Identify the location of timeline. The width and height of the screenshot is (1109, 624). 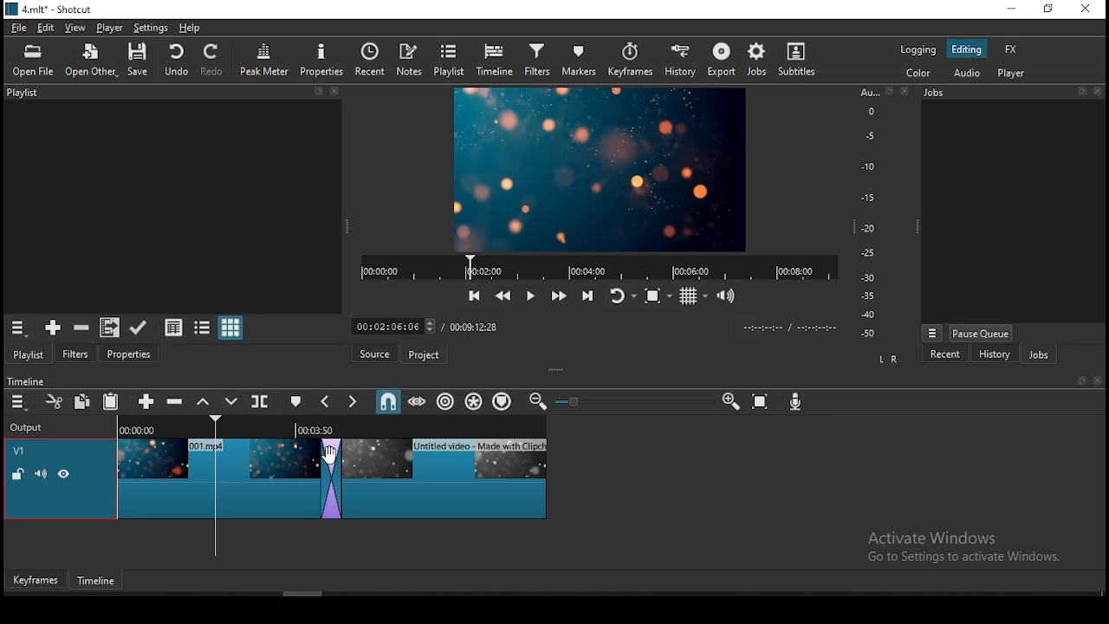
(494, 61).